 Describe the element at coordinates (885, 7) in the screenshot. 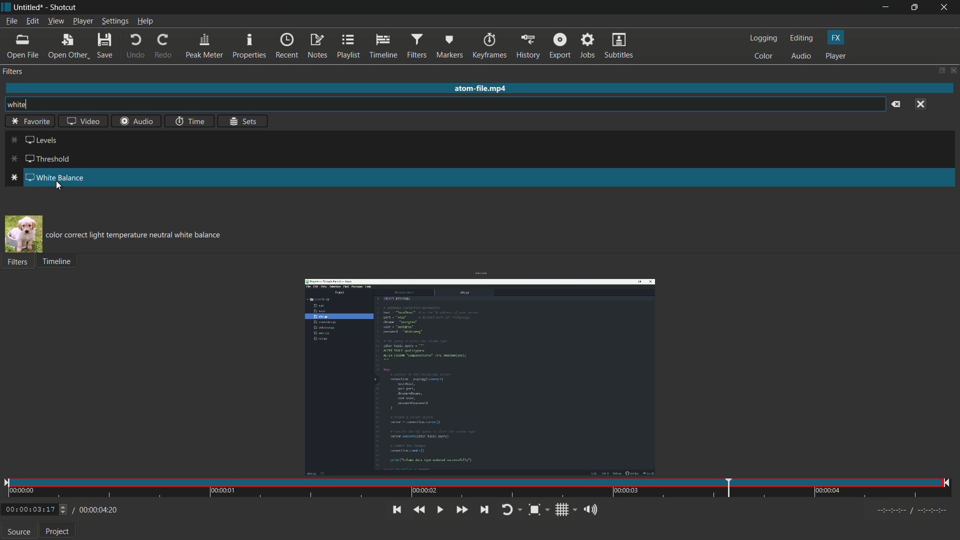

I see `minimize` at that location.